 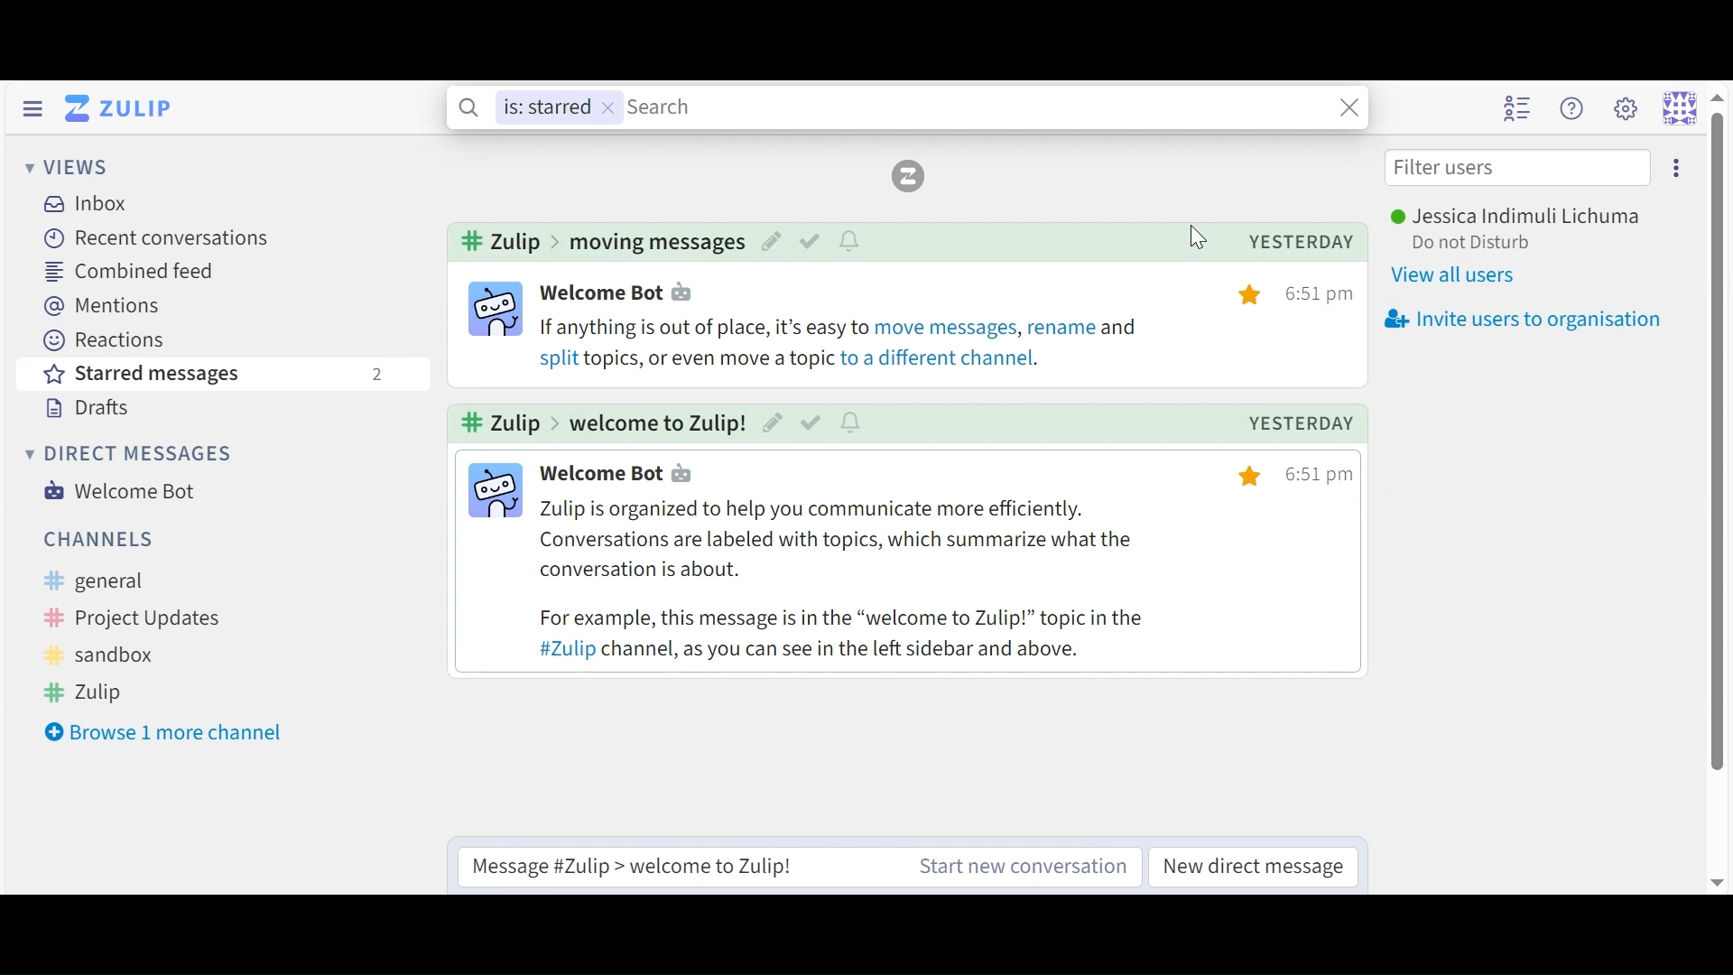 What do you see at coordinates (849, 241) in the screenshot?
I see `notify` at bounding box center [849, 241].